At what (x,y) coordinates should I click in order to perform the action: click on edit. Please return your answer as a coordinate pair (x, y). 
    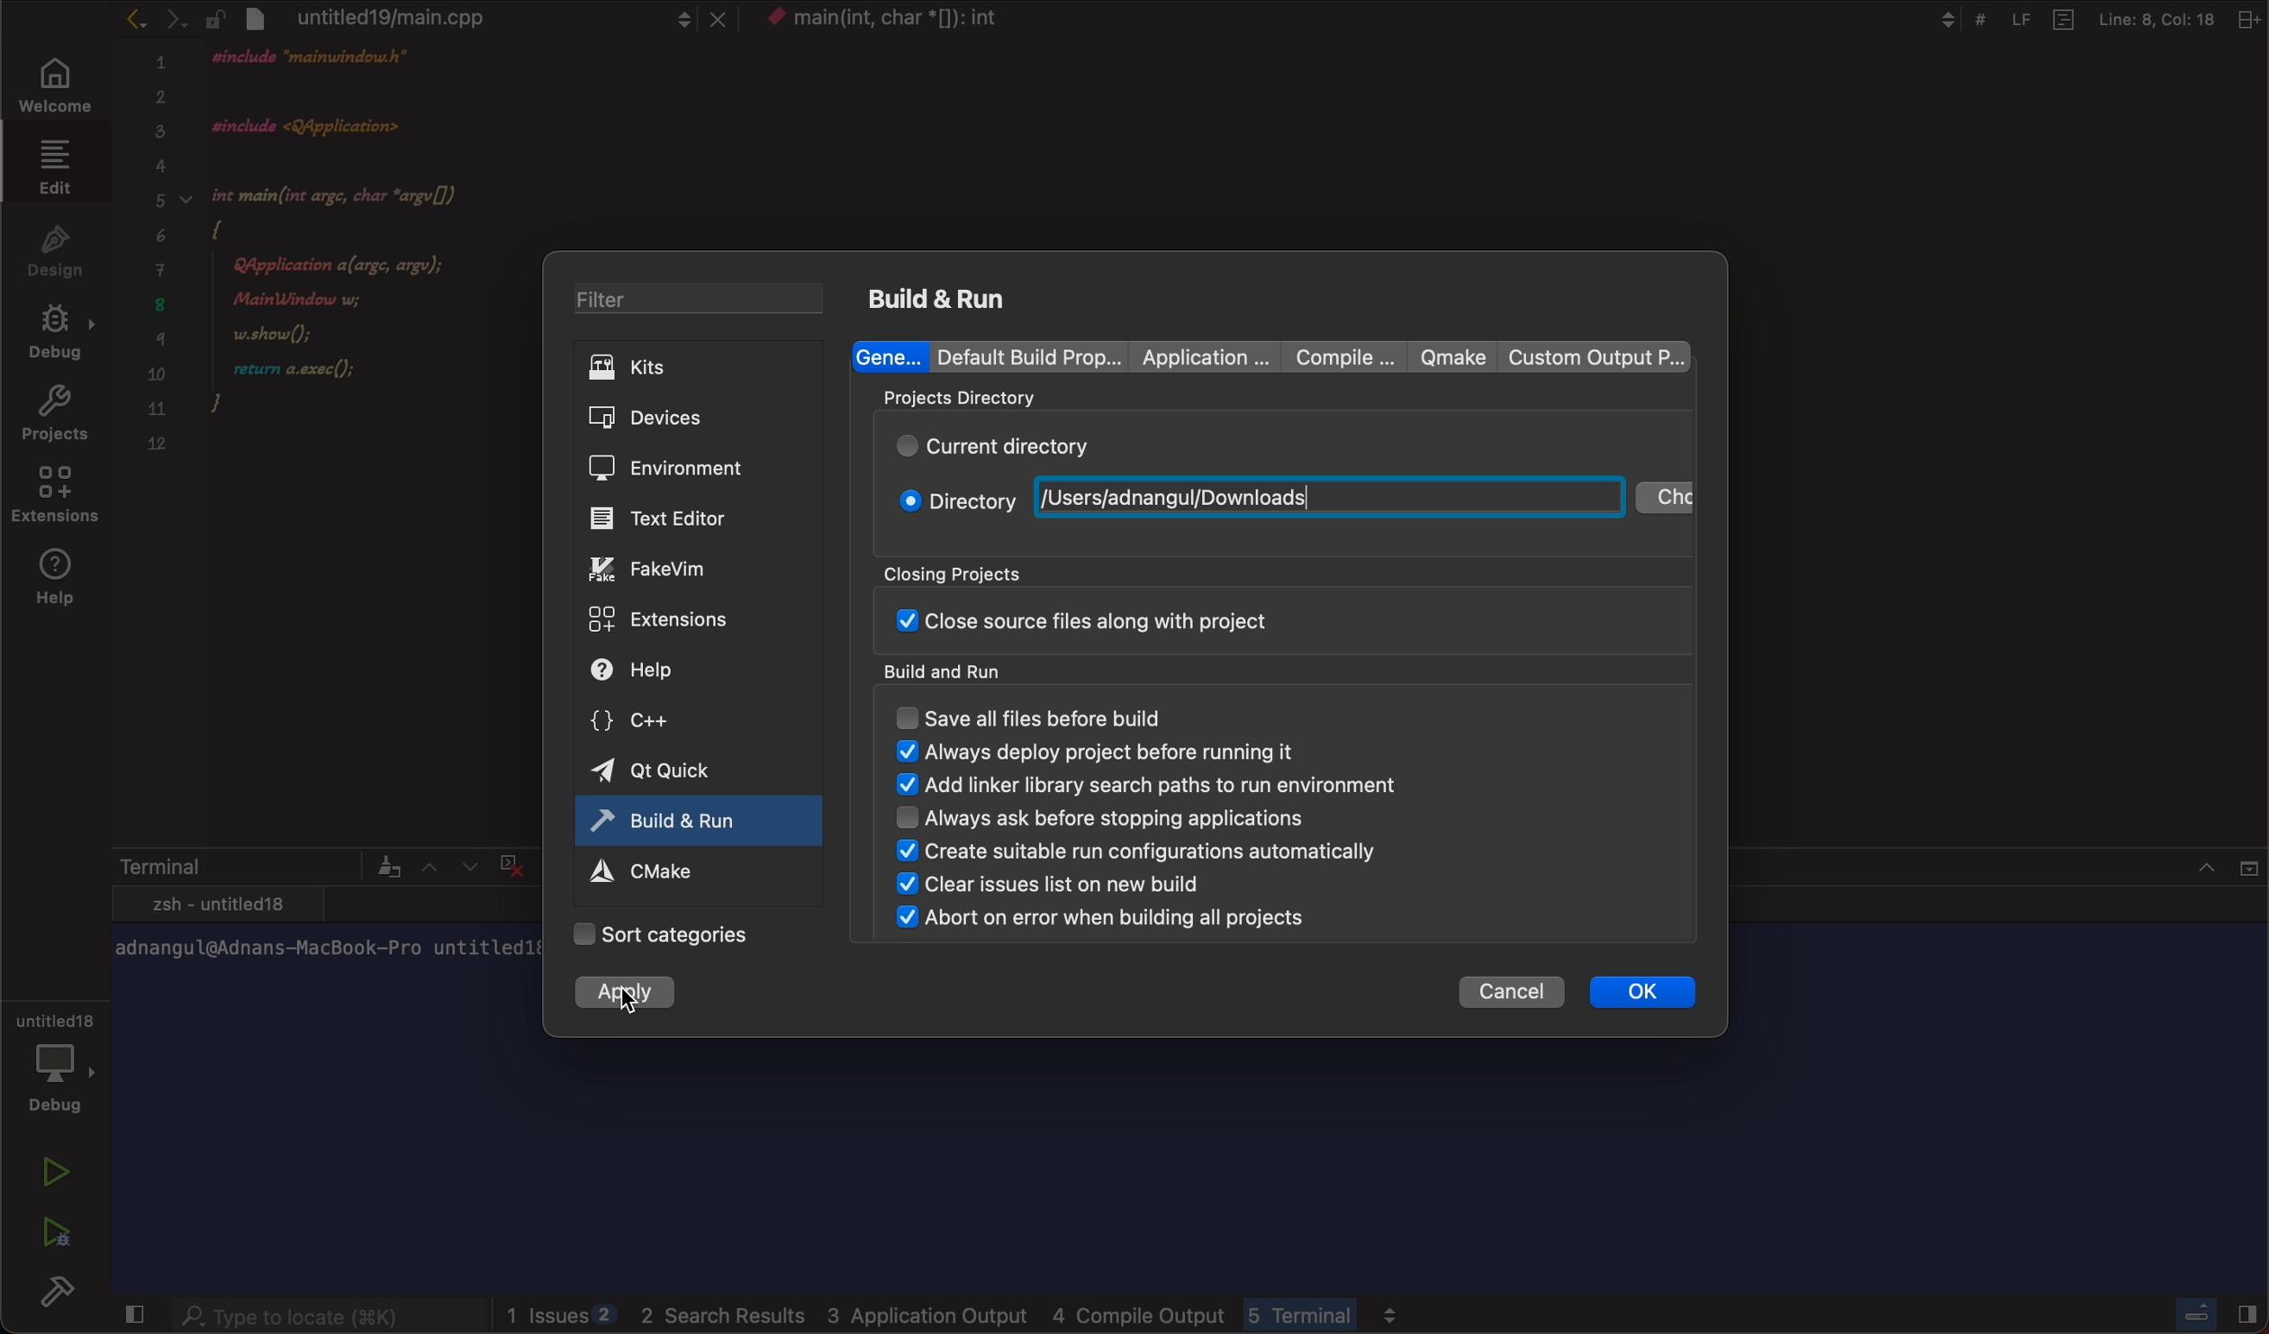
    Looking at the image, I should click on (56, 168).